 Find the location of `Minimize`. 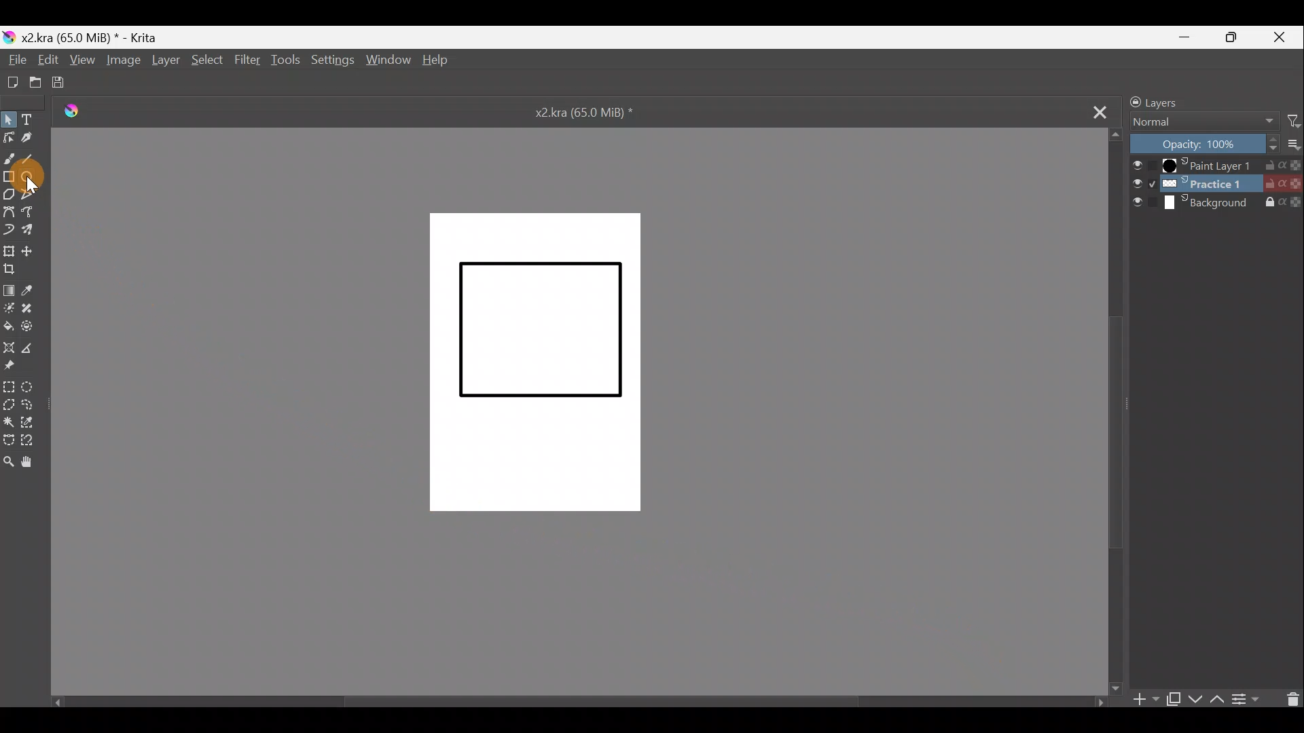

Minimize is located at coordinates (1193, 37).